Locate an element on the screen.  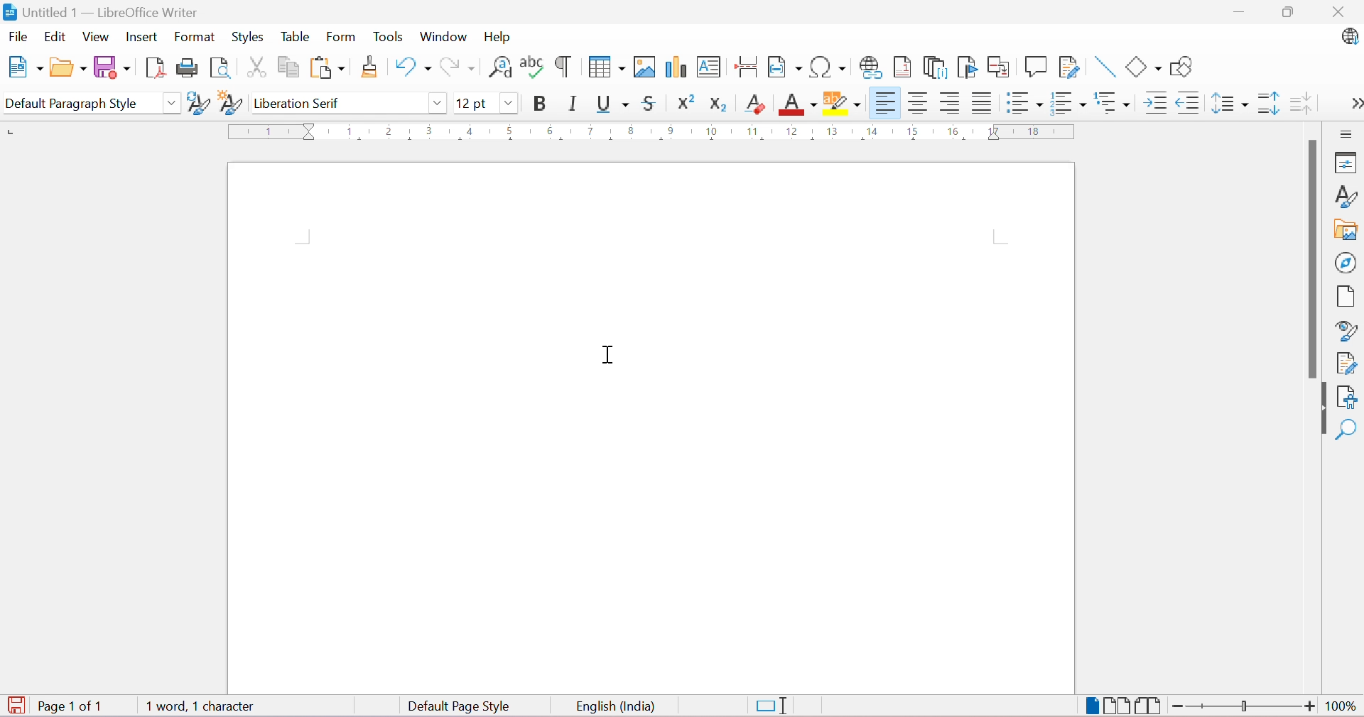
Single-page View is located at coordinates (1093, 706).